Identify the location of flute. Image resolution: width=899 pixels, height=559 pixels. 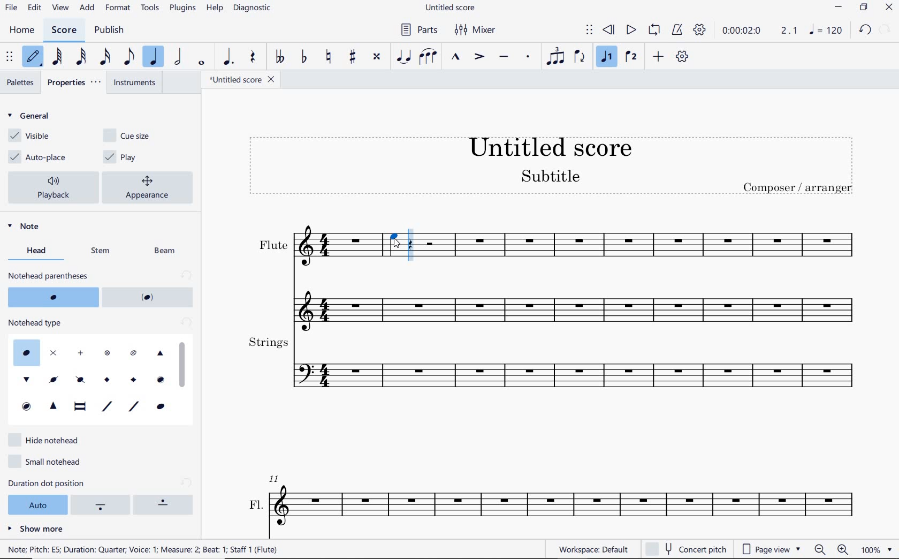
(634, 247).